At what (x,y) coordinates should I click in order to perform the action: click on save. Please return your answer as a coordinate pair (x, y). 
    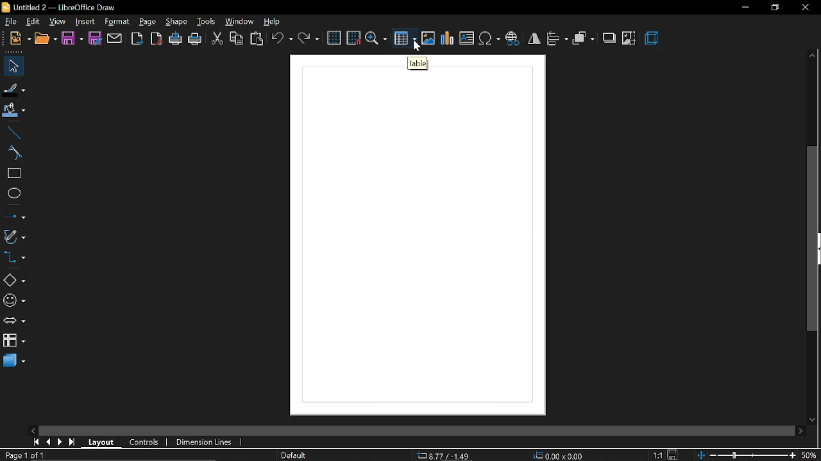
    Looking at the image, I should click on (671, 455).